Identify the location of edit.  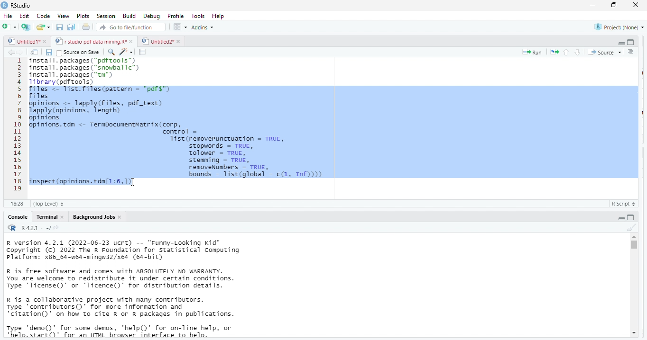
(24, 16).